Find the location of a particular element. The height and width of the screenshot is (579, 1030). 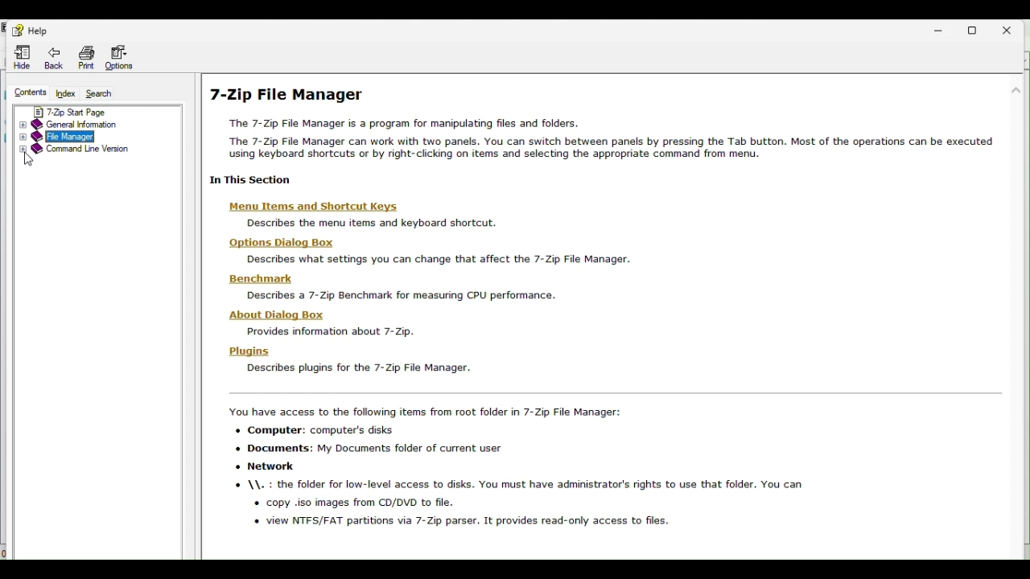

Describes a 7-Zip Benchmark for measuring CPU performance. is located at coordinates (402, 296).